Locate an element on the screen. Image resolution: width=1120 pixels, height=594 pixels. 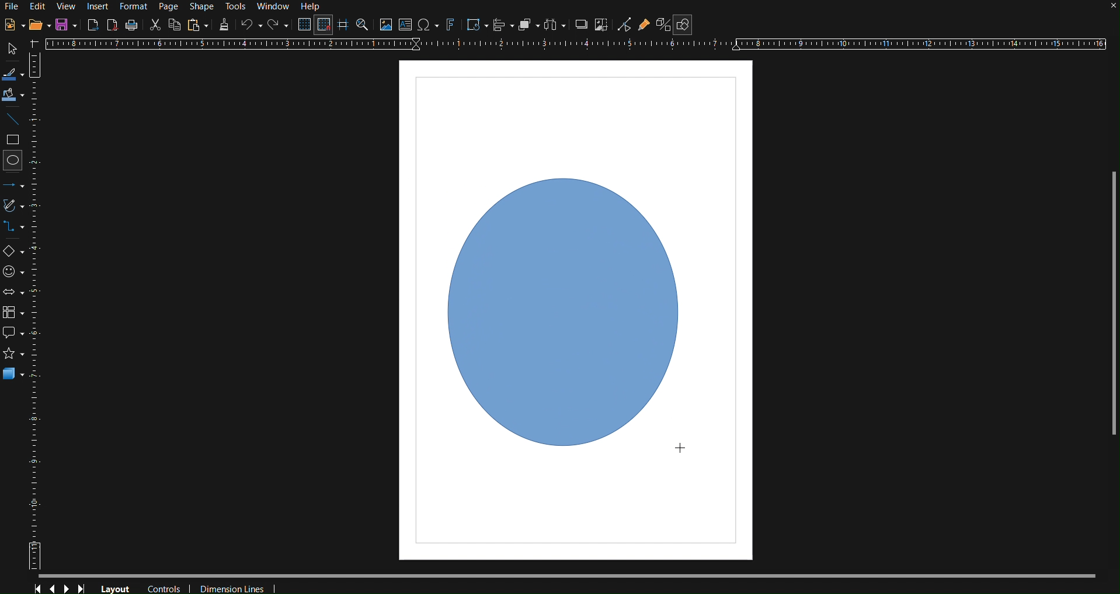
View is located at coordinates (68, 6).